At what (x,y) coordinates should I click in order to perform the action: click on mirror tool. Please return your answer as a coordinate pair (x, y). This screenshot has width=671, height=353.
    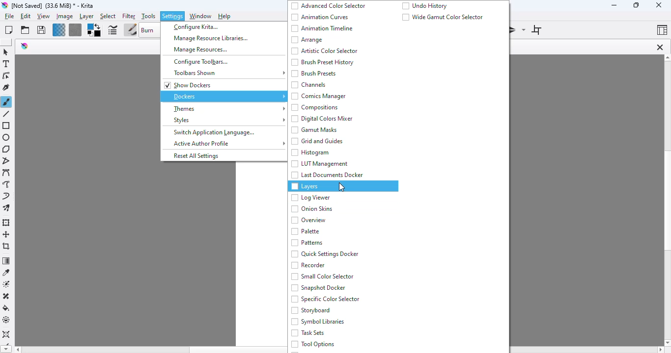
    Looking at the image, I should click on (518, 29).